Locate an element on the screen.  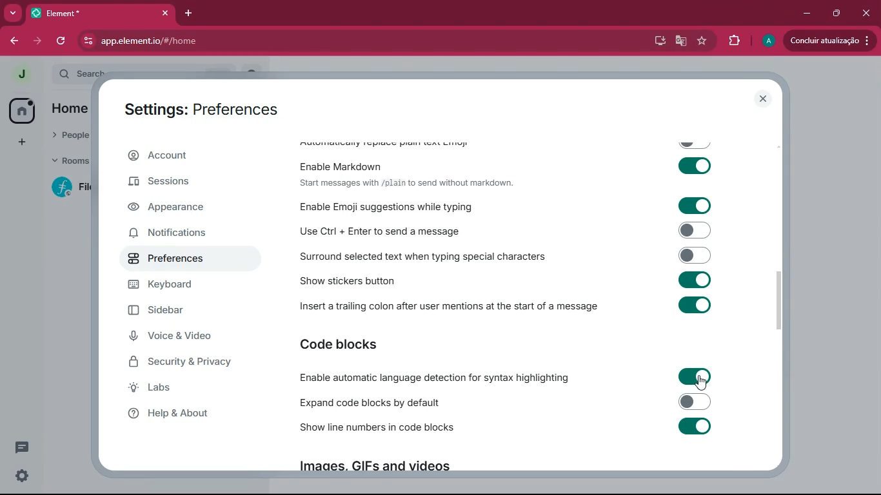
more is located at coordinates (13, 12).